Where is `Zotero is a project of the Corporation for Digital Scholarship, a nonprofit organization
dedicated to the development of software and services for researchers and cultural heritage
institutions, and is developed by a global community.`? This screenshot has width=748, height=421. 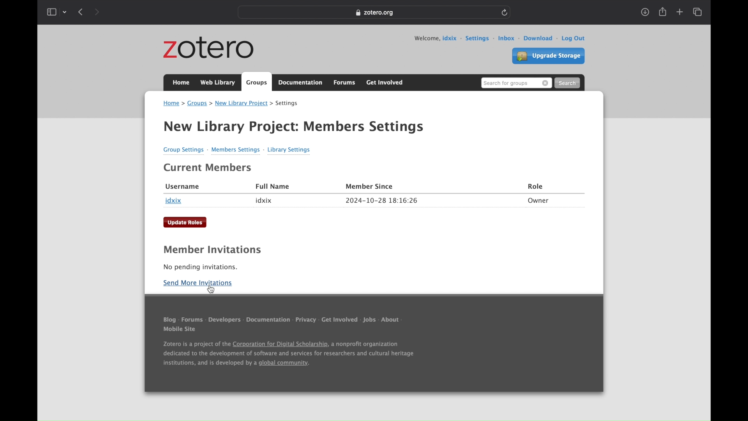
Zotero is a project of the Corporation for Digital Scholarship, a nonprofit organization
dedicated to the development of software and services for researchers and cultural heritage
institutions, and is developed by a global community. is located at coordinates (288, 355).